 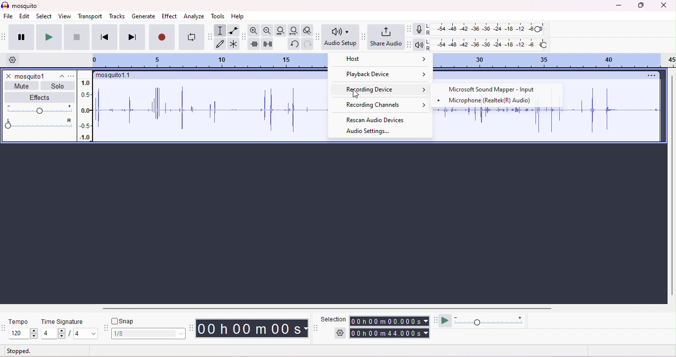 I want to click on time tool, so click(x=192, y=328).